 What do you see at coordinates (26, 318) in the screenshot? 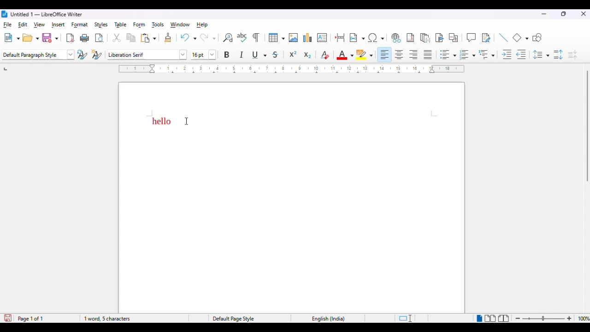
I see ` Paget 1 of 1` at bounding box center [26, 318].